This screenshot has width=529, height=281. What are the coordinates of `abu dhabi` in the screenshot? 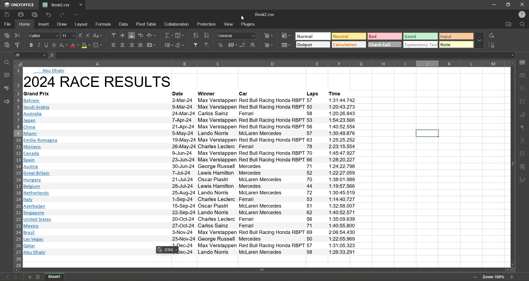 It's located at (54, 71).